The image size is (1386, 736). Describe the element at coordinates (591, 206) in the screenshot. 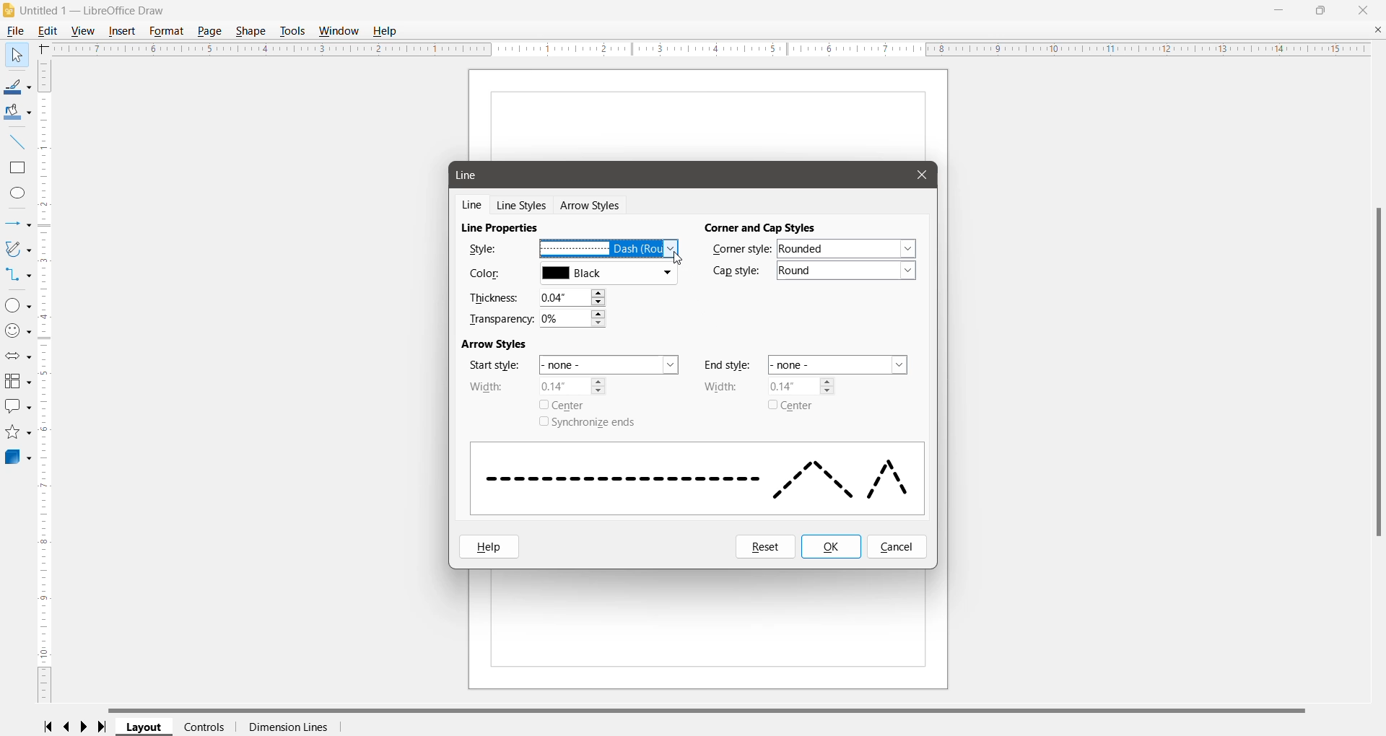

I see `Arrow Styles` at that location.